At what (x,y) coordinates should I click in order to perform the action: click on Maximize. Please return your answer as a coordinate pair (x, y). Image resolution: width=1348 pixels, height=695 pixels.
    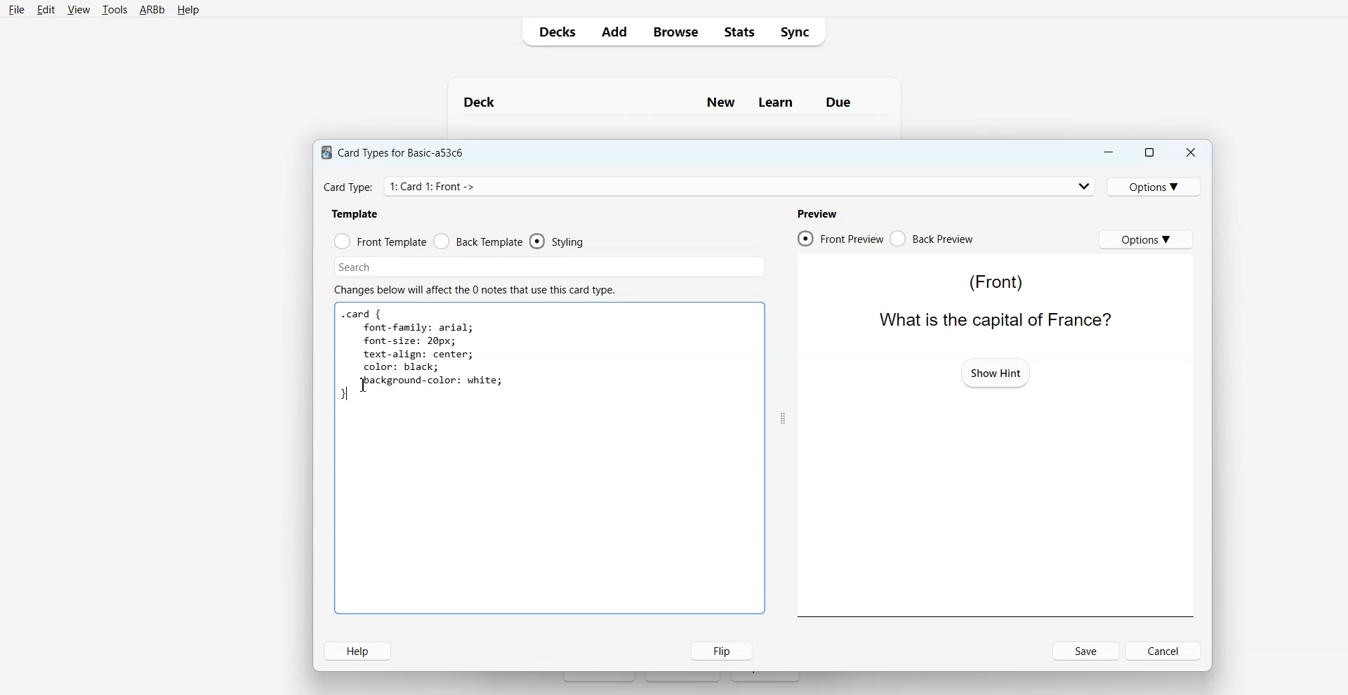
    Looking at the image, I should click on (1148, 152).